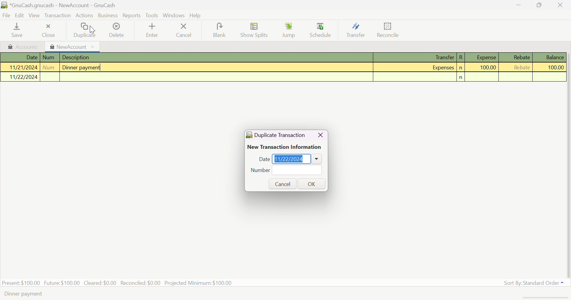 This screenshot has height=300, width=571. Describe the element at coordinates (78, 58) in the screenshot. I see `Description` at that location.